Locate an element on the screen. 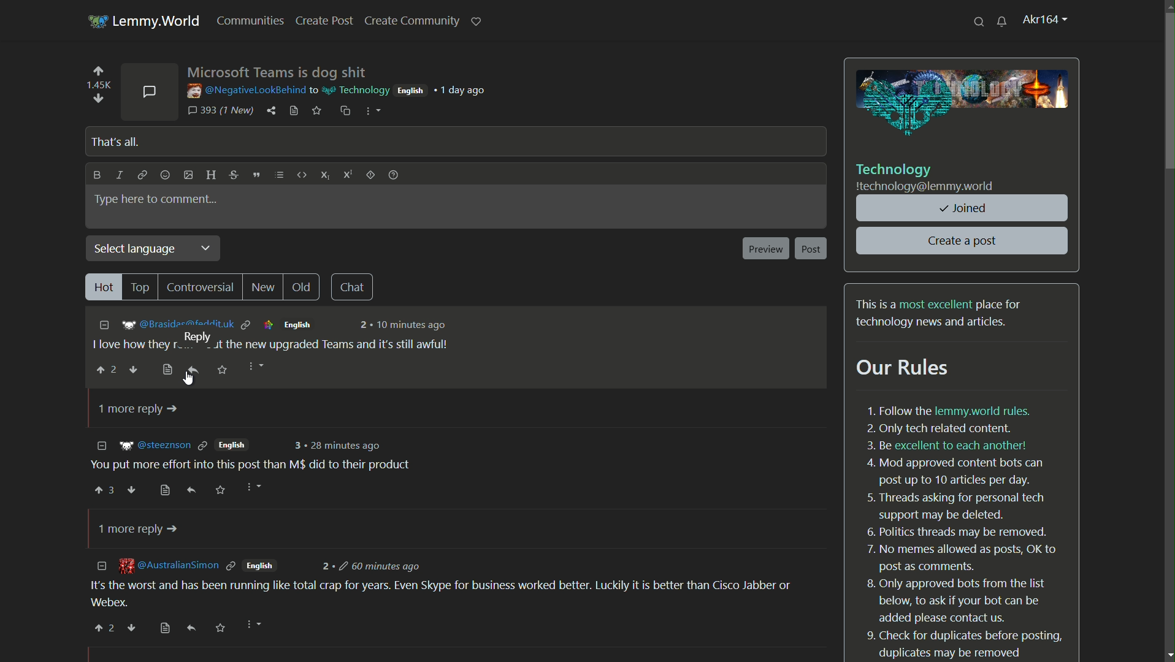 The height and width of the screenshot is (662, 1175). header is located at coordinates (209, 175).